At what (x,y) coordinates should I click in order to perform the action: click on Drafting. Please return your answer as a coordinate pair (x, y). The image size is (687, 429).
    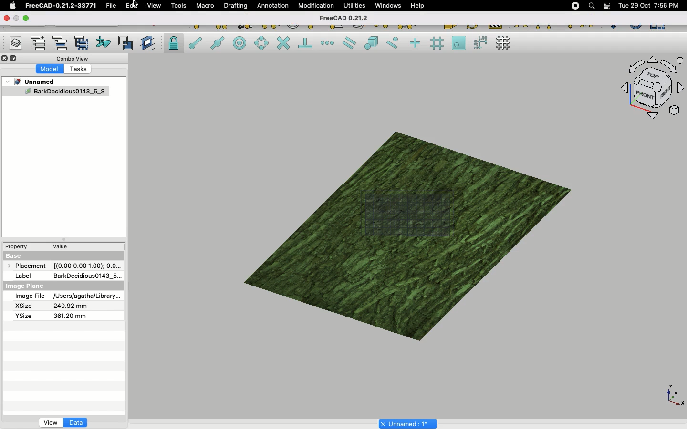
    Looking at the image, I should click on (237, 5).